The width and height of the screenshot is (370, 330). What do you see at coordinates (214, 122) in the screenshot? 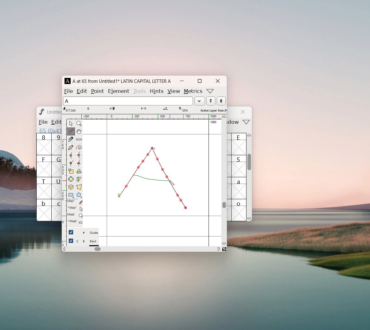
I see `1000` at bounding box center [214, 122].